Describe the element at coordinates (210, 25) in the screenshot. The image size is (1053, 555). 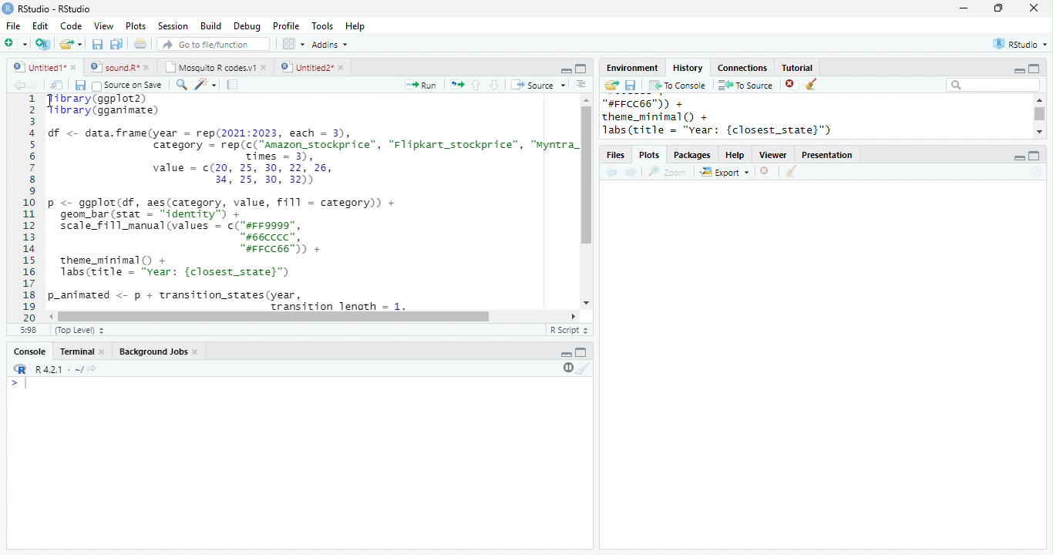
I see `Build` at that location.